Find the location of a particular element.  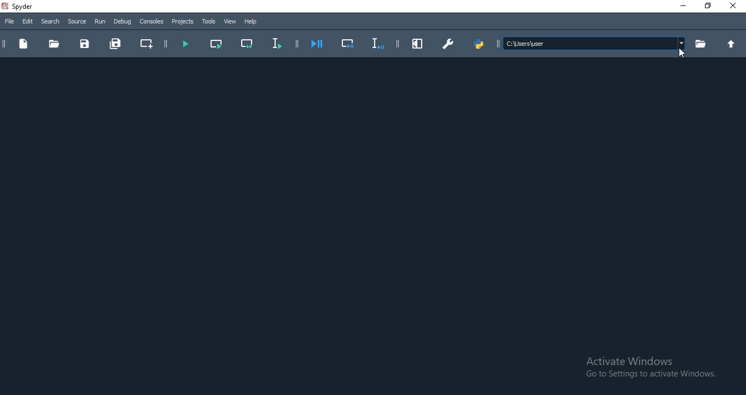

Restore is located at coordinates (708, 7).